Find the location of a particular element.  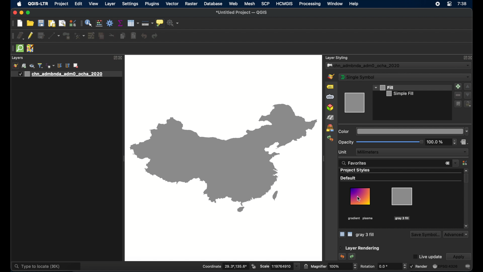

Coordinate 29.3°,135.6° is located at coordinates (226, 265).